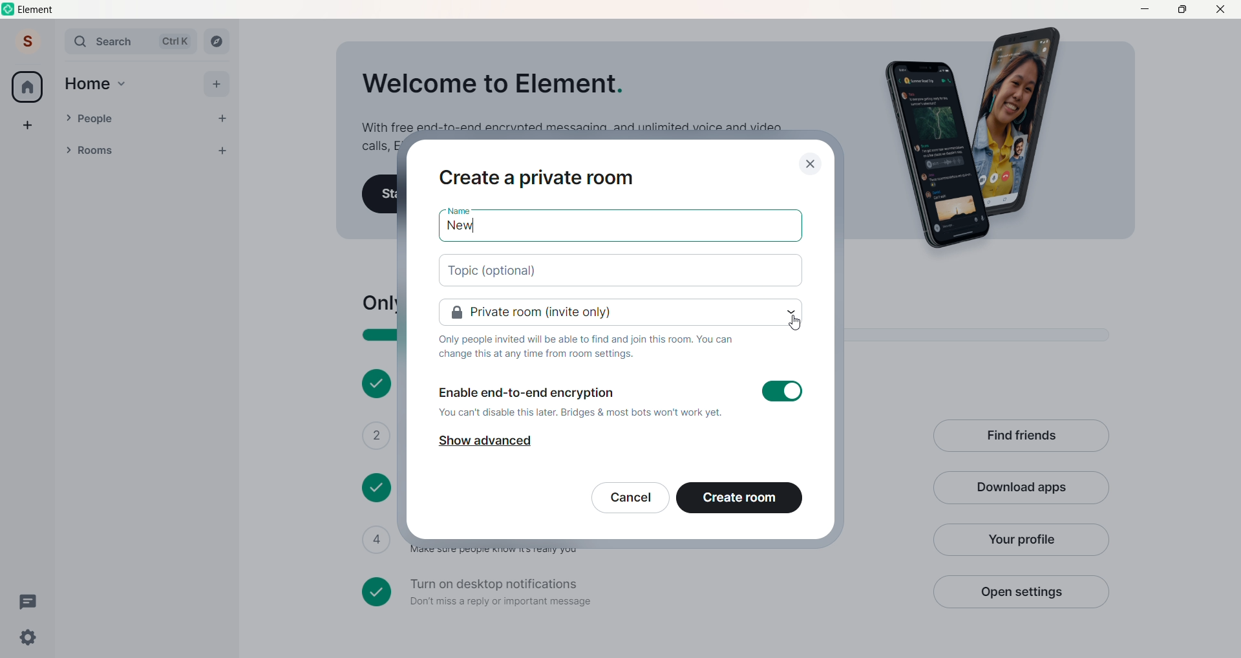  Describe the element at coordinates (130, 151) in the screenshot. I see `Rooms` at that location.